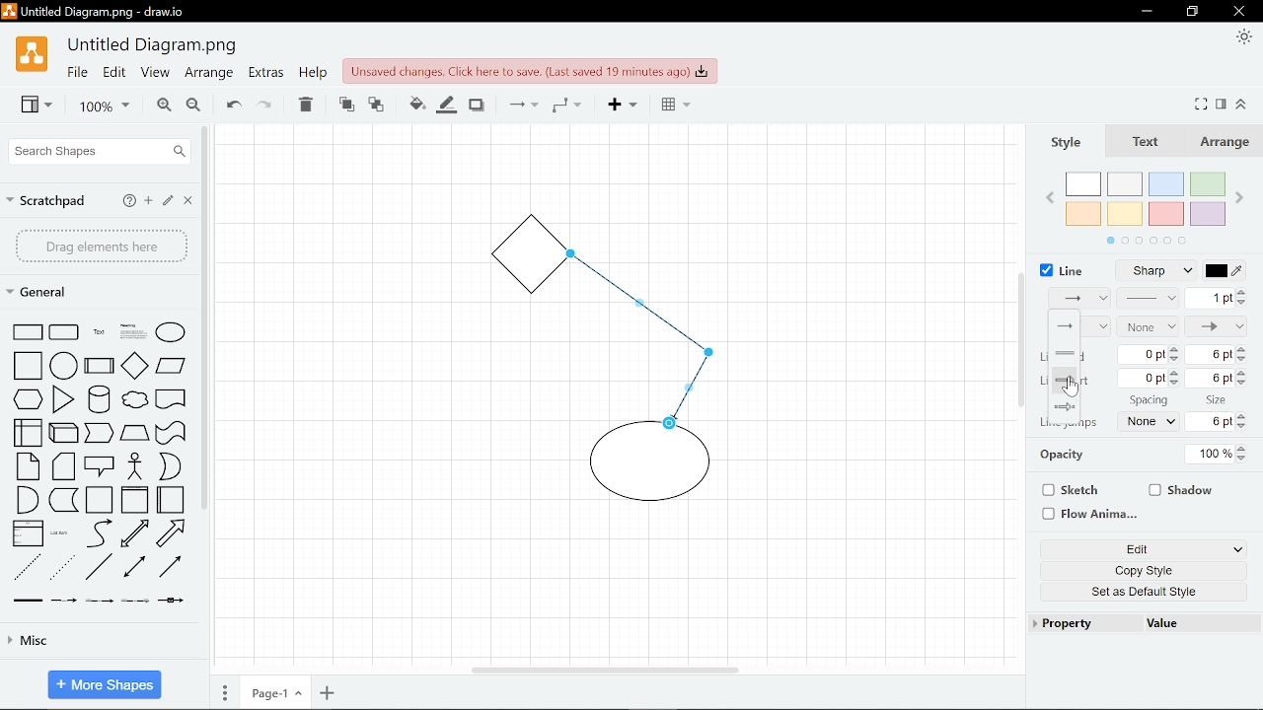 This screenshot has width=1263, height=710. What do you see at coordinates (225, 693) in the screenshot?
I see `pages` at bounding box center [225, 693].